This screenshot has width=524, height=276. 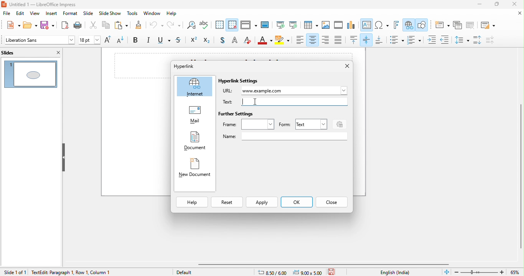 I want to click on frame, so click(x=249, y=124).